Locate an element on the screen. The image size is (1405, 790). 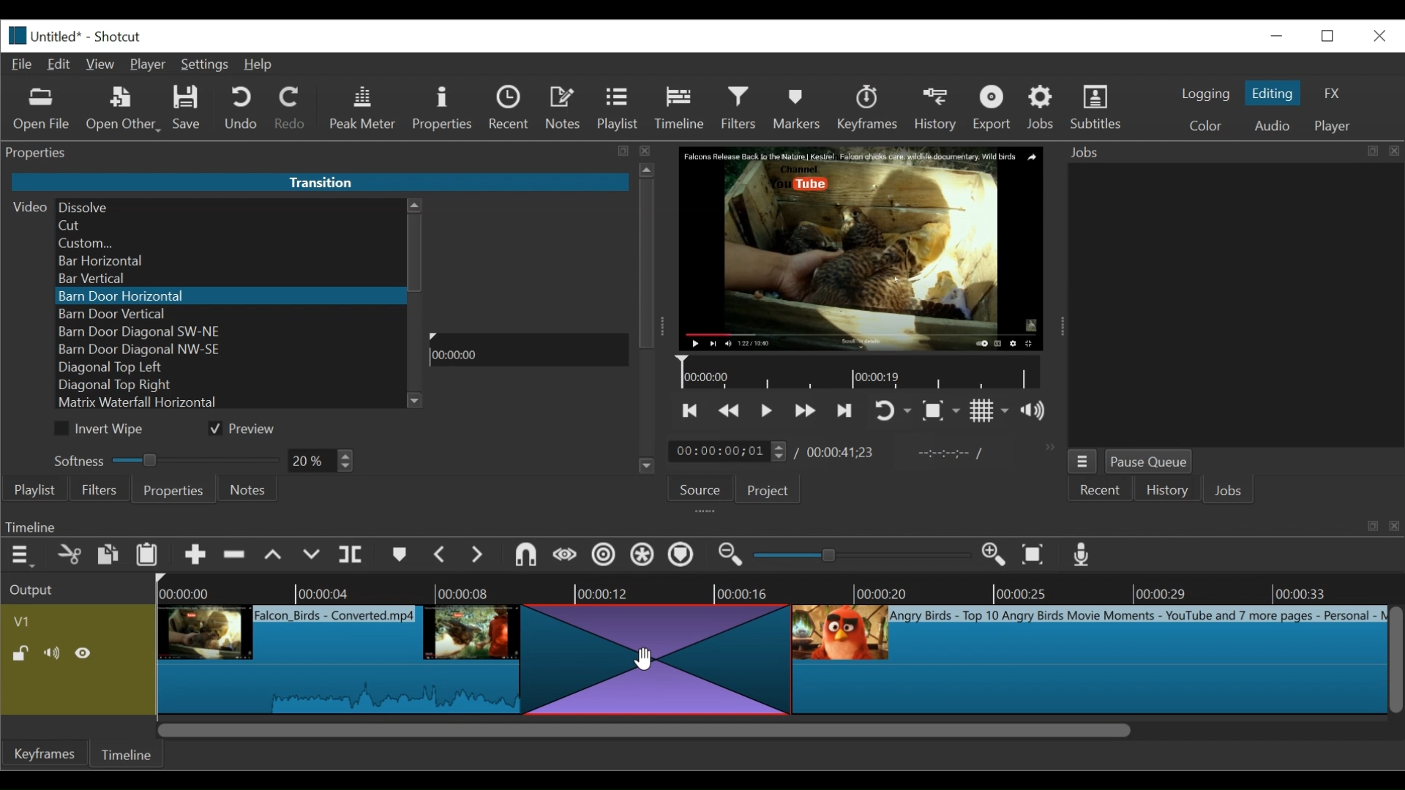
Ripple Markers is located at coordinates (684, 556).